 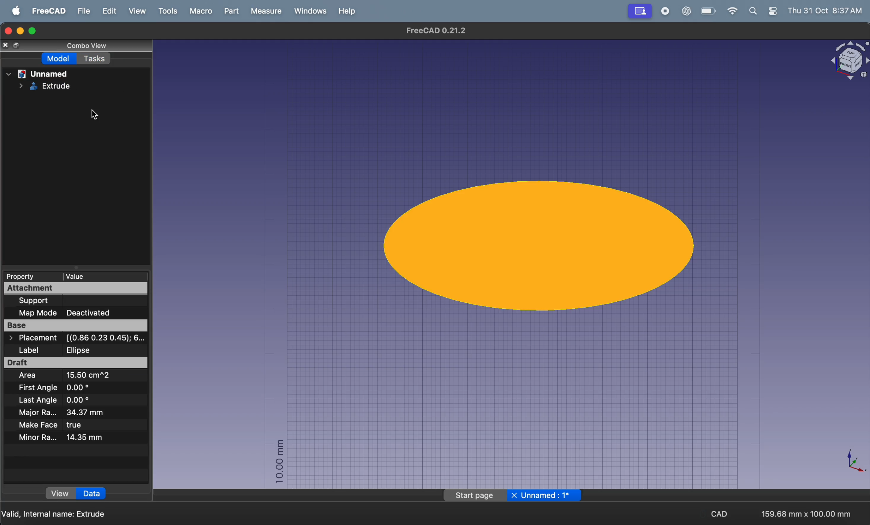 What do you see at coordinates (81, 12) in the screenshot?
I see `file` at bounding box center [81, 12].